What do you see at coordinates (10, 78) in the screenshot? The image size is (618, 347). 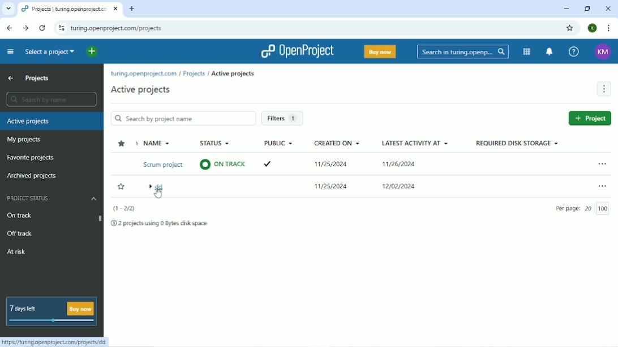 I see `Up` at bounding box center [10, 78].